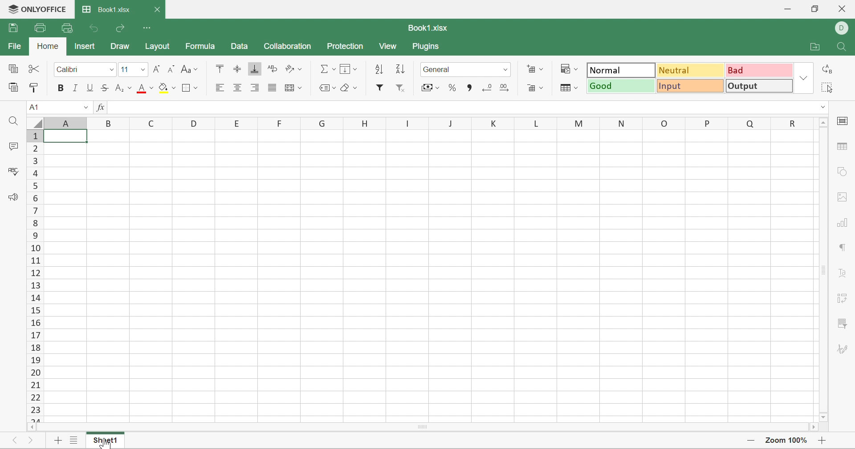  Describe the element at coordinates (254, 88) in the screenshot. I see `Align Right` at that location.